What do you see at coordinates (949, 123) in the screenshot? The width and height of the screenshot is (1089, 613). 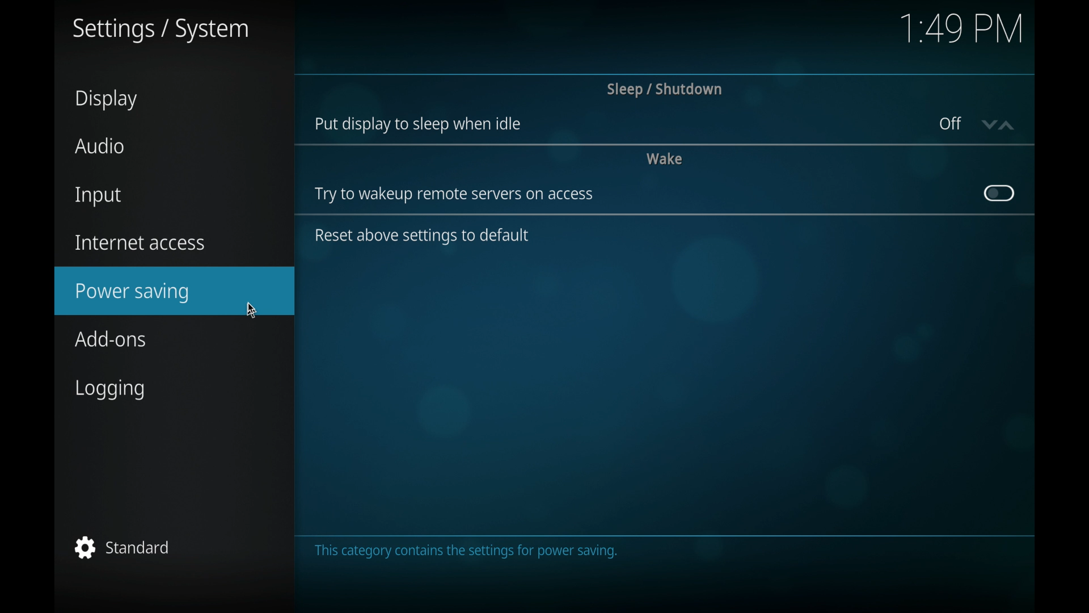 I see `off` at bounding box center [949, 123].